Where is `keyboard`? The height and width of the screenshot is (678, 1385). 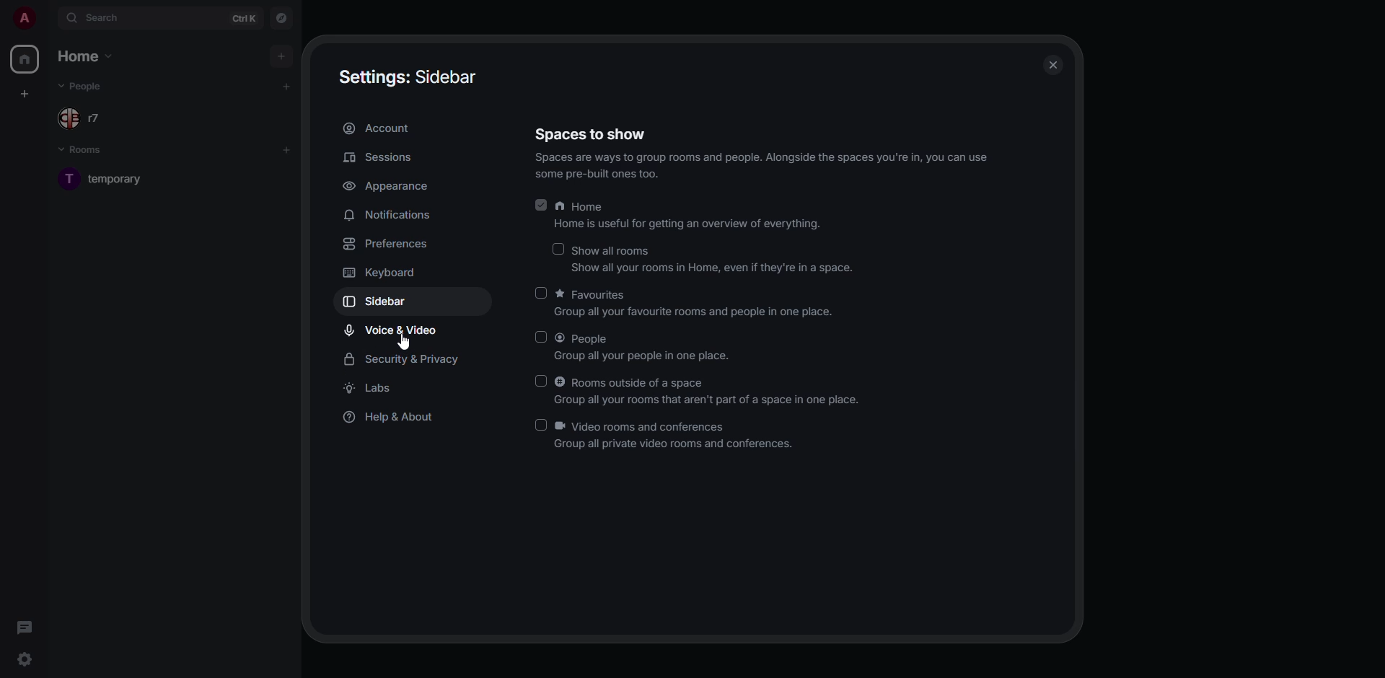 keyboard is located at coordinates (382, 273).